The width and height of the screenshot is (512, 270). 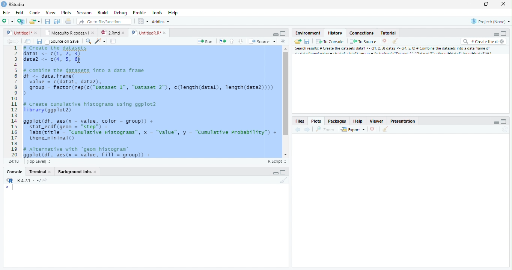 I want to click on Session, so click(x=85, y=13).